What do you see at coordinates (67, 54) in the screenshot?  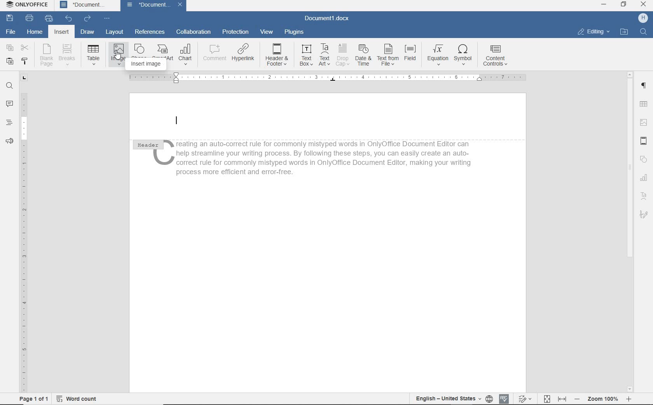 I see `BREAKS` at bounding box center [67, 54].